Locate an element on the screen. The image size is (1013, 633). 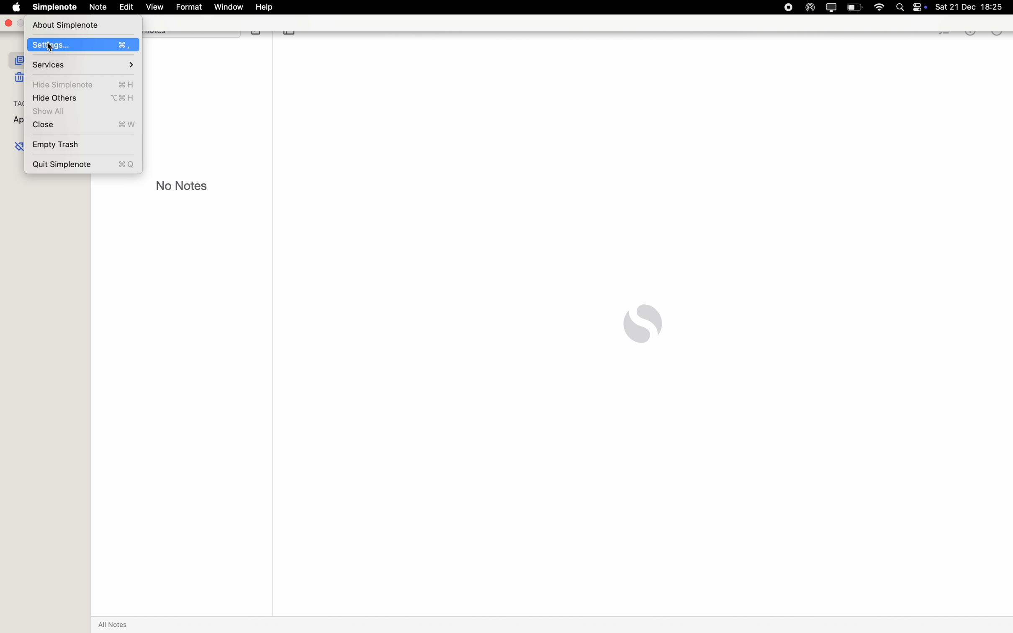
show all is located at coordinates (54, 111).